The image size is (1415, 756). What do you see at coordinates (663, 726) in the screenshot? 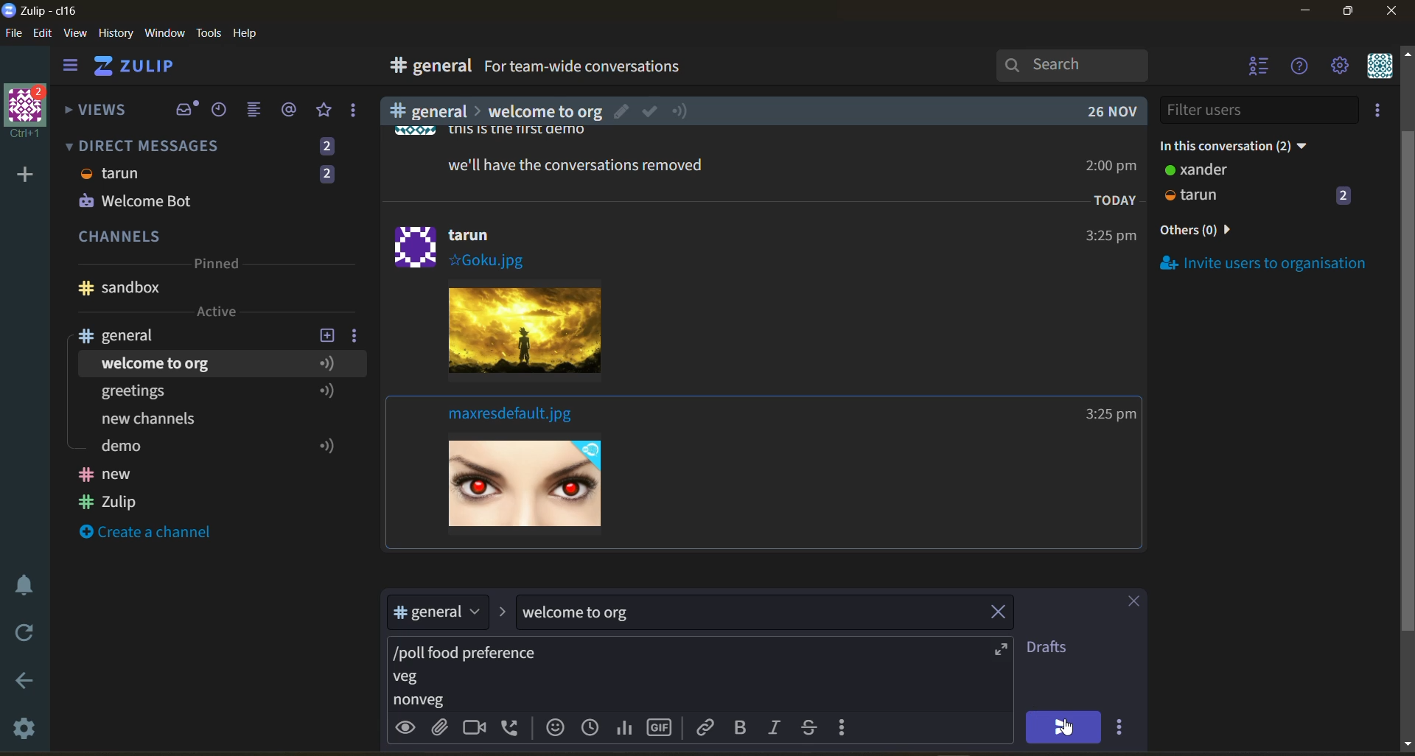
I see `add gif` at bounding box center [663, 726].